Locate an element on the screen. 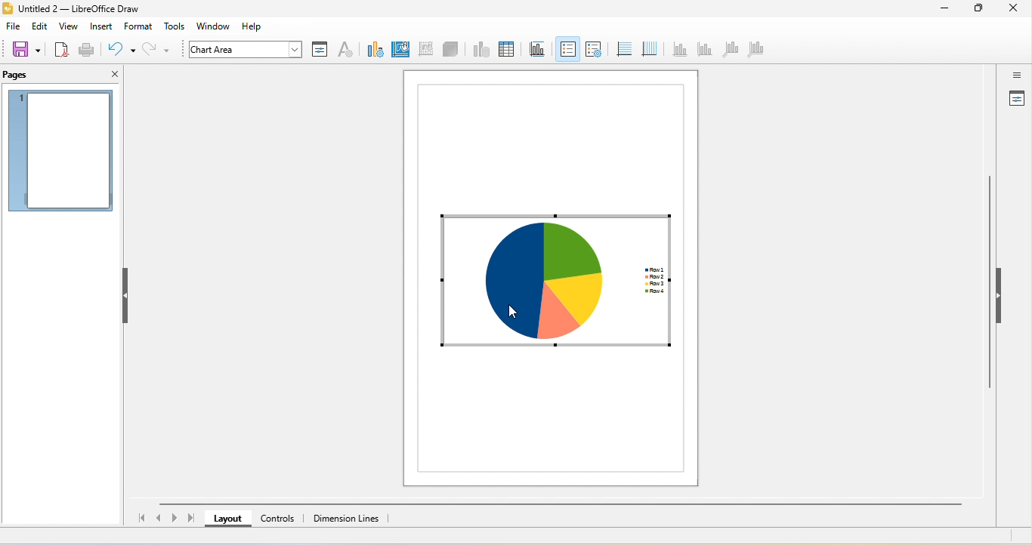 The width and height of the screenshot is (1032, 545). vertical scroll bar is located at coordinates (990, 287).